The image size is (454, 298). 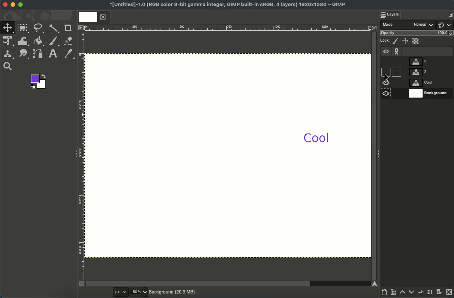 What do you see at coordinates (386, 95) in the screenshot?
I see `Visible` at bounding box center [386, 95].